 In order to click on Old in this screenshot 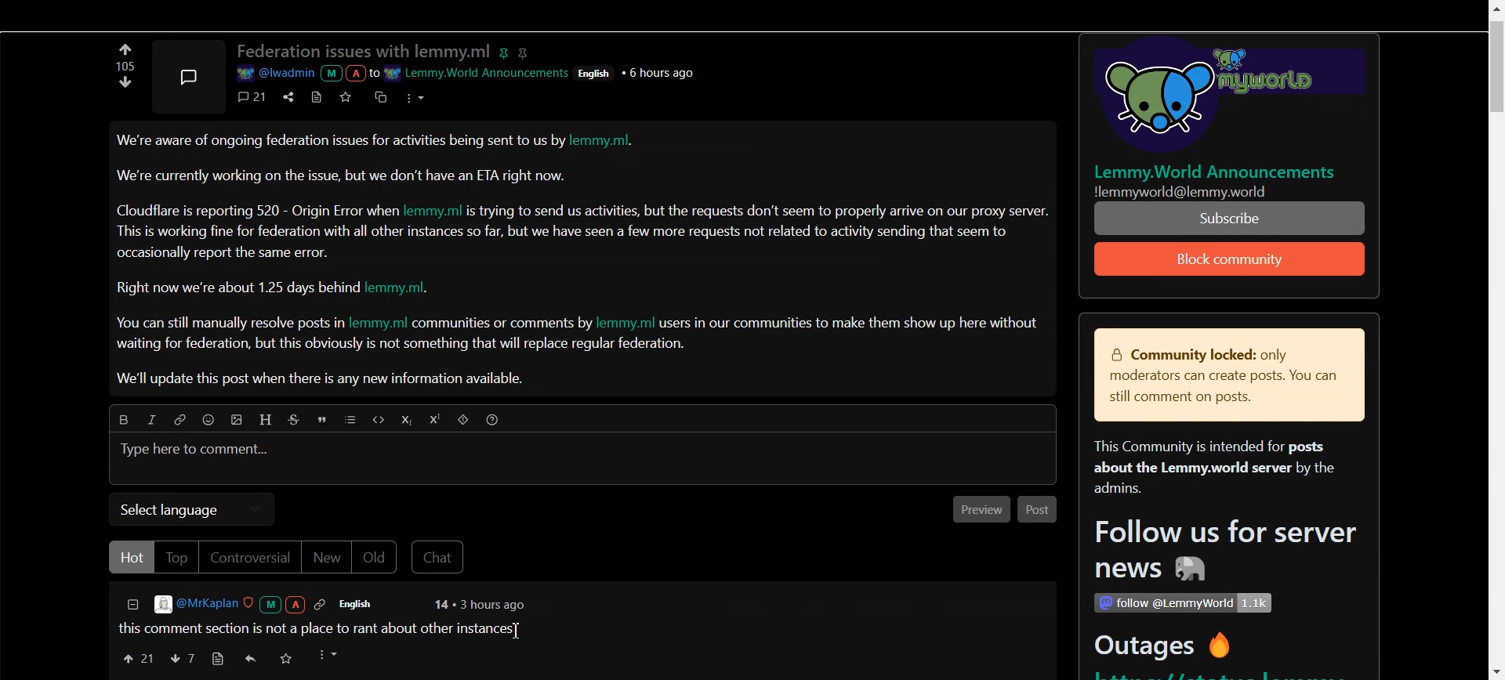, I will do `click(377, 558)`.